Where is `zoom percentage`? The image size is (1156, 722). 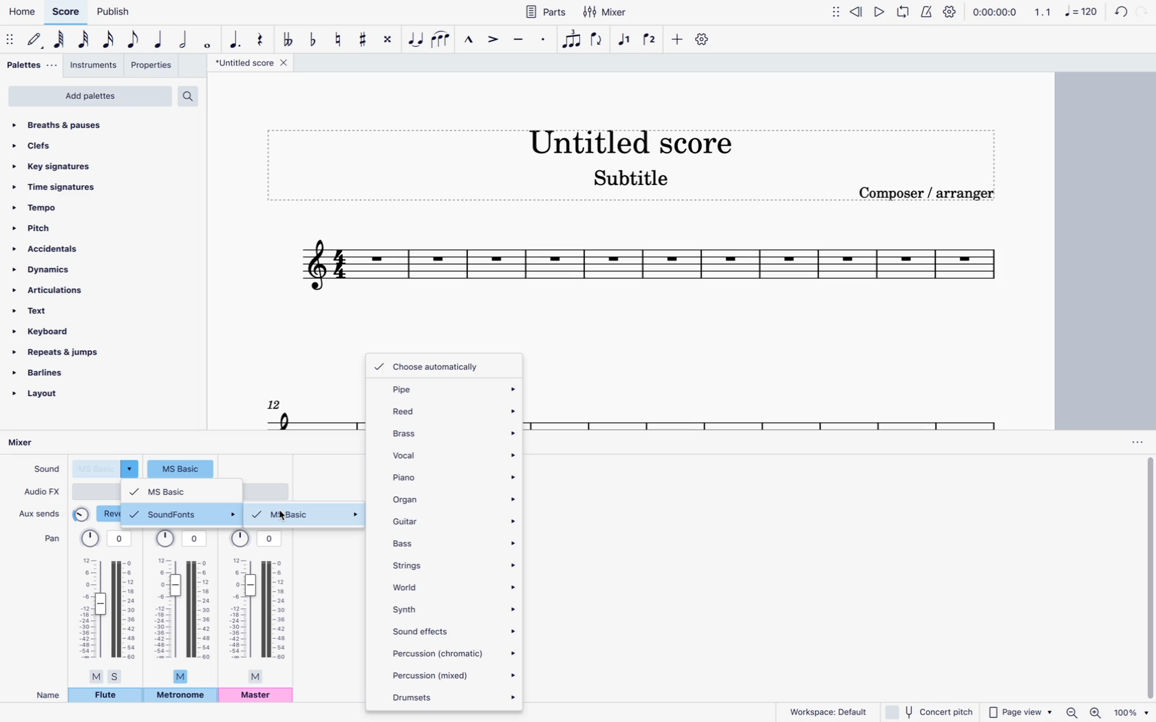 zoom percentage is located at coordinates (1133, 712).